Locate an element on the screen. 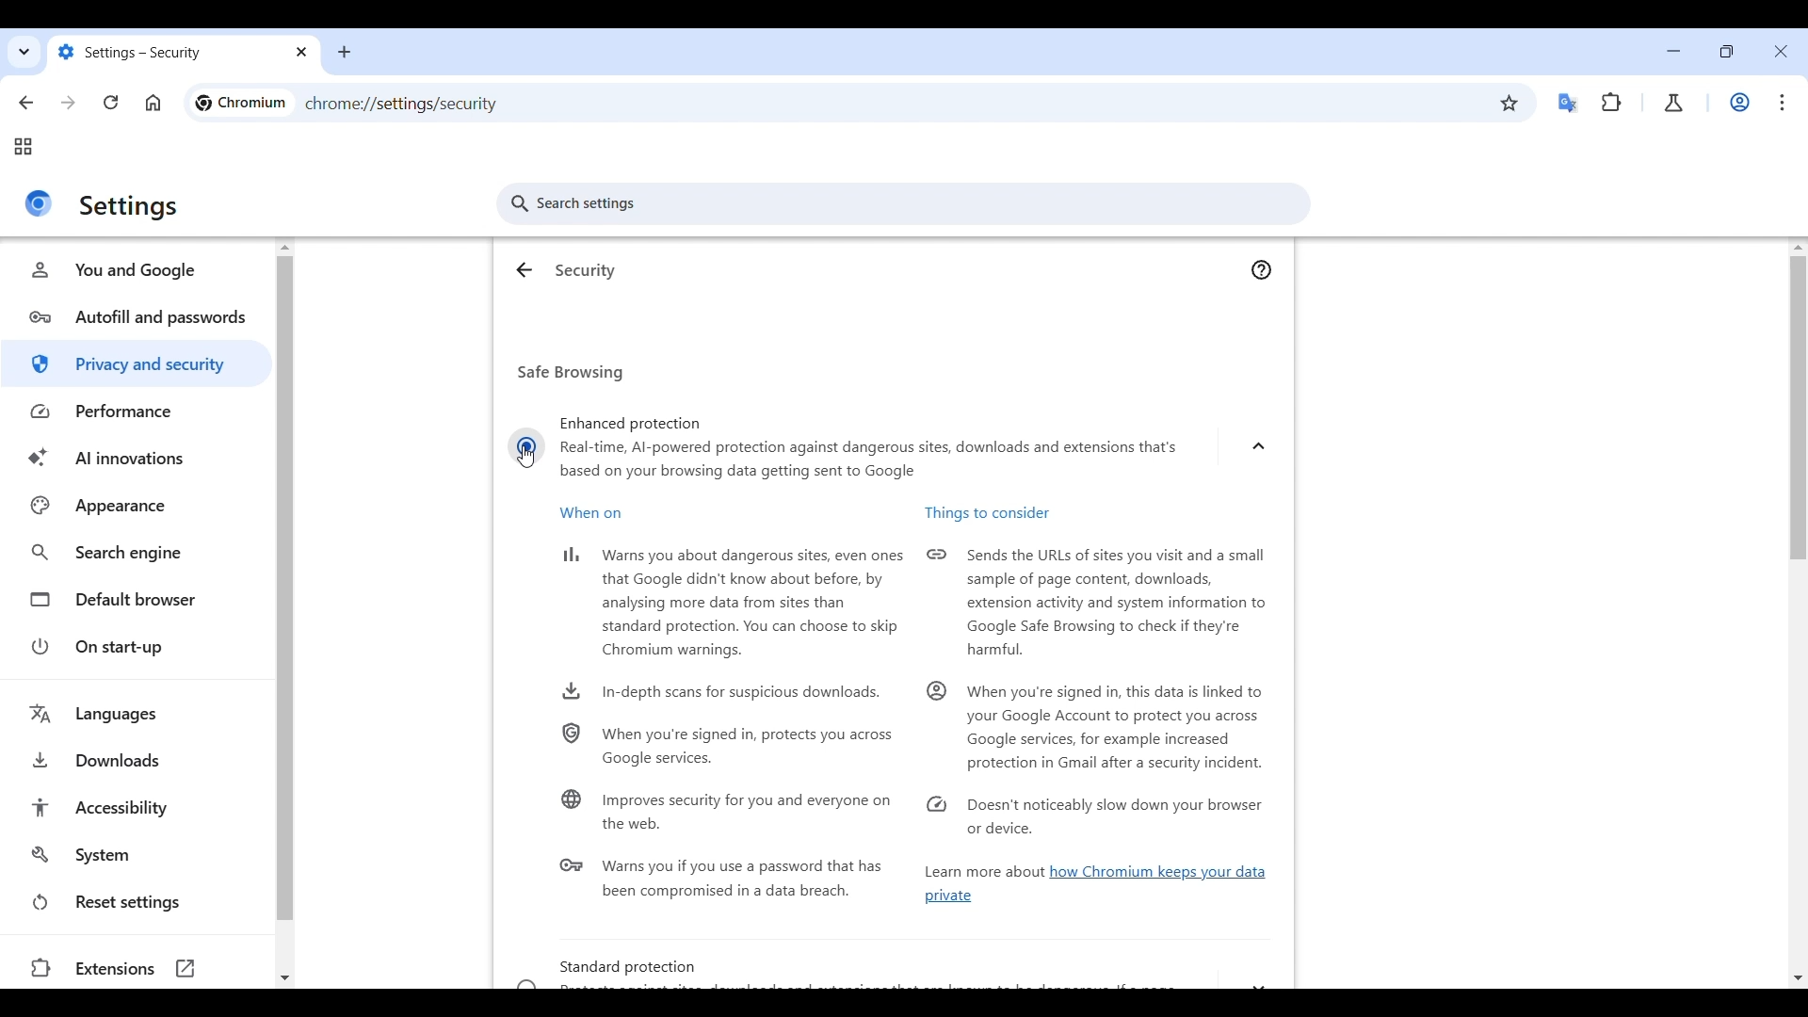 The height and width of the screenshot is (1017, 1808). settings- security is located at coordinates (165, 52).